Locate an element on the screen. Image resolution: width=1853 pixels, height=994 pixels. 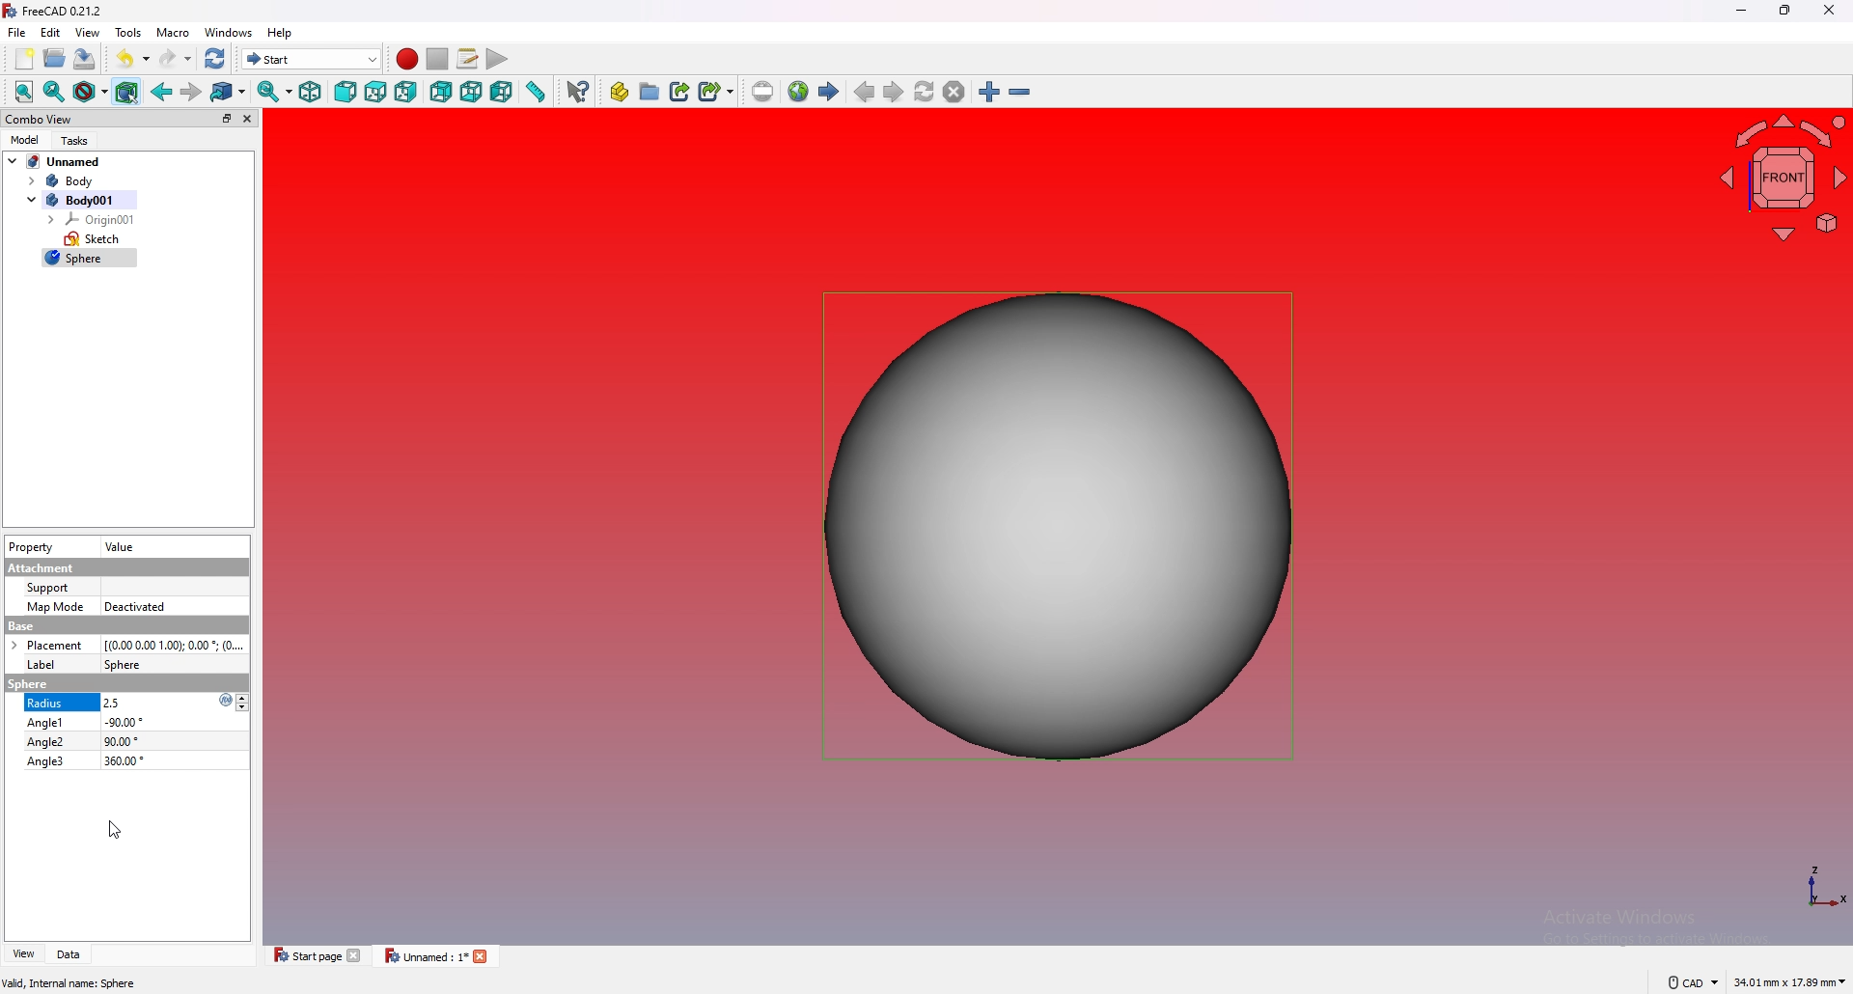
CAD navigation is located at coordinates (1692, 981).